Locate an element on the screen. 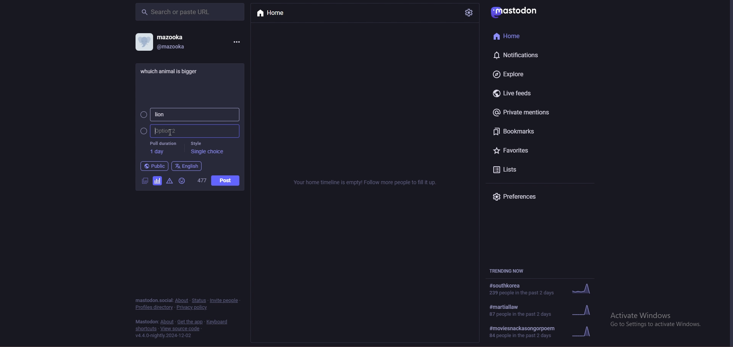 This screenshot has height=347, width=733. settings is located at coordinates (468, 13).